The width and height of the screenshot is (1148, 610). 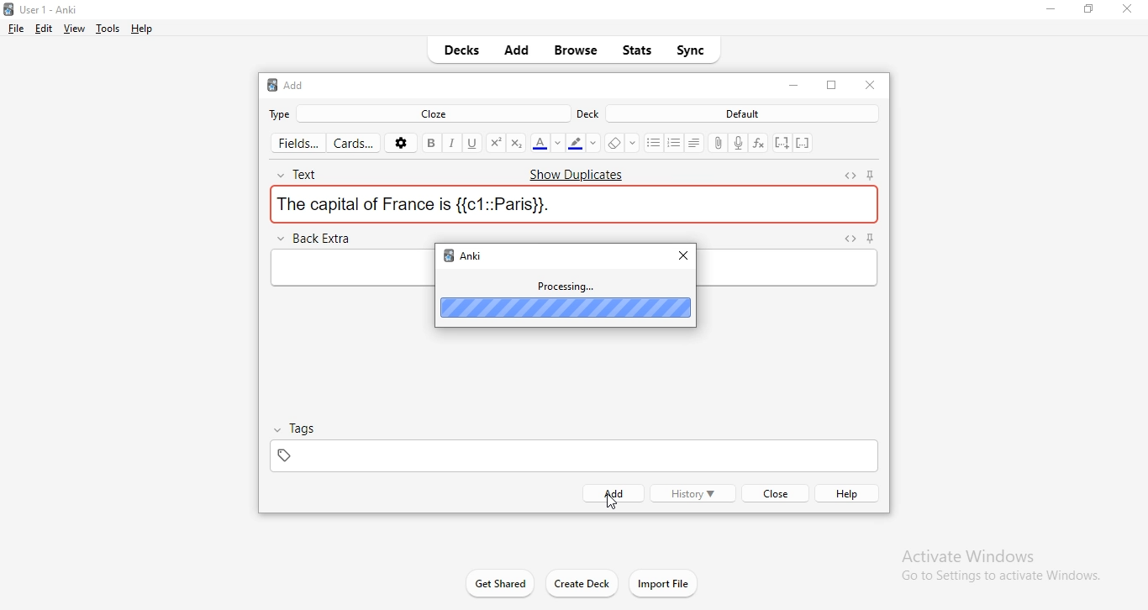 I want to click on close, so click(x=793, y=85).